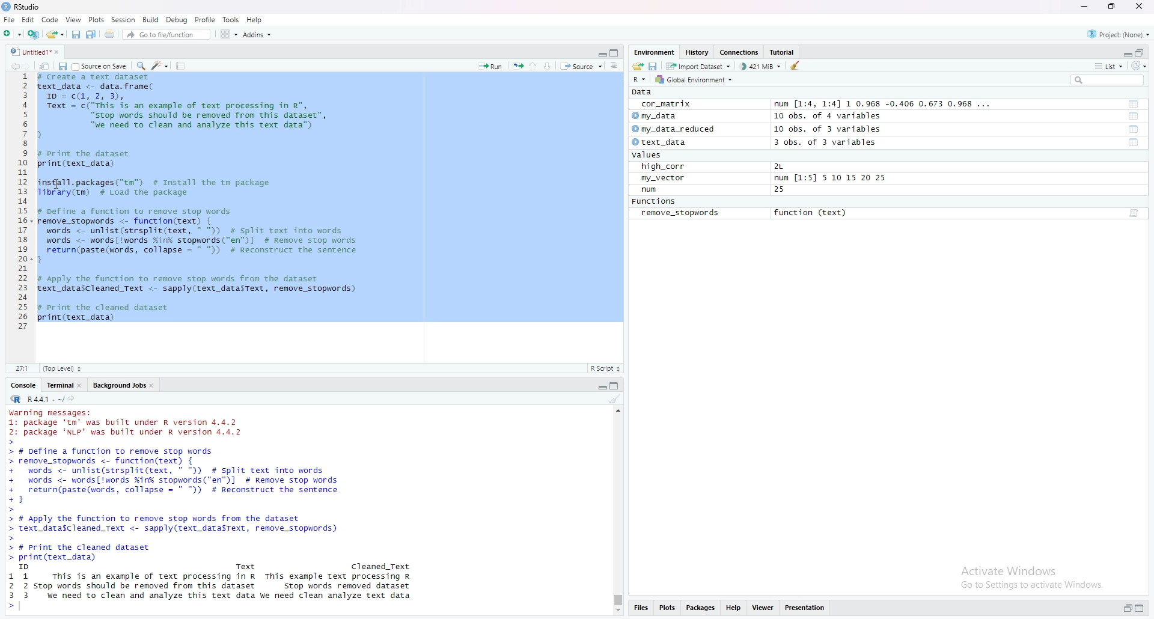  Describe the element at coordinates (1119, 34) in the screenshot. I see `project(None)` at that location.